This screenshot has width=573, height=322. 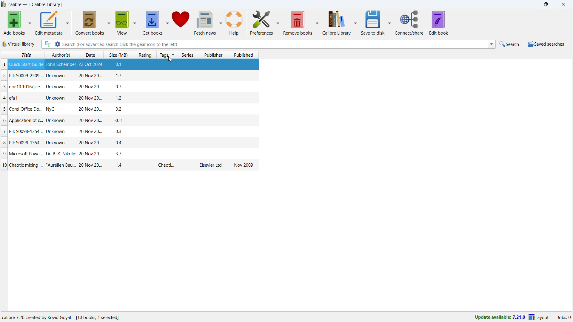 I want to click on sort by rating, so click(x=145, y=55).